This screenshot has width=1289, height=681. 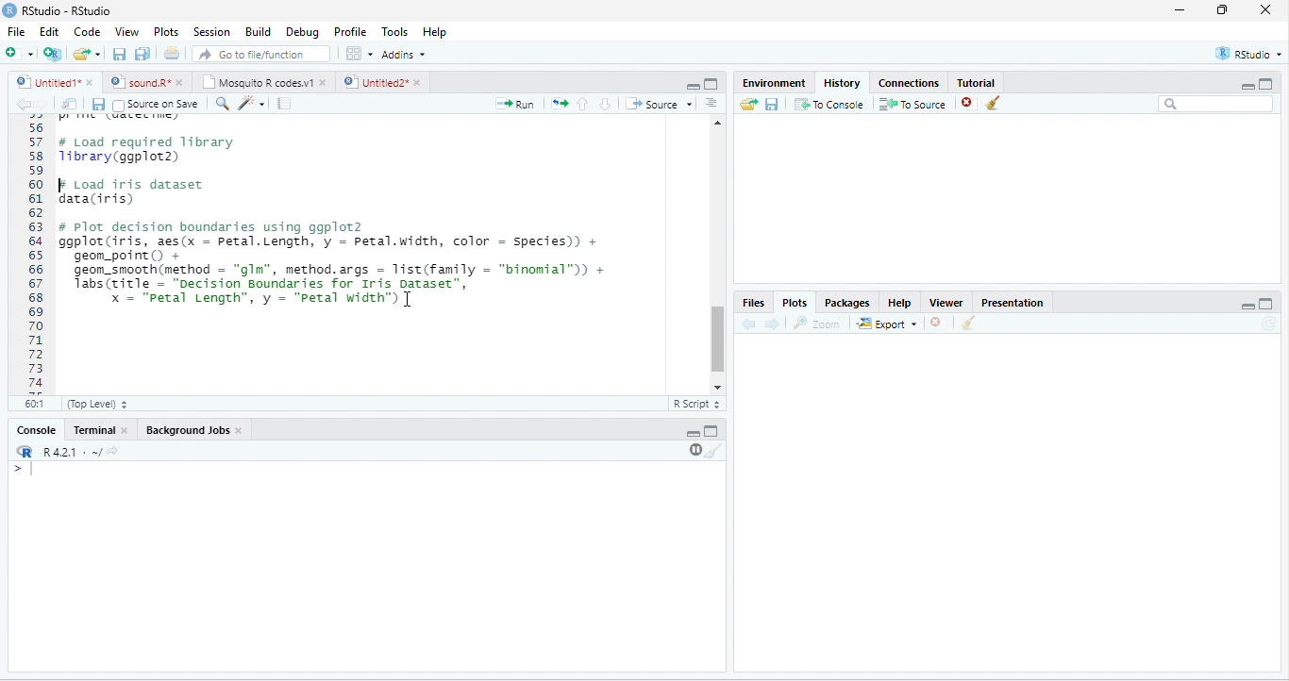 What do you see at coordinates (993, 103) in the screenshot?
I see `clear` at bounding box center [993, 103].